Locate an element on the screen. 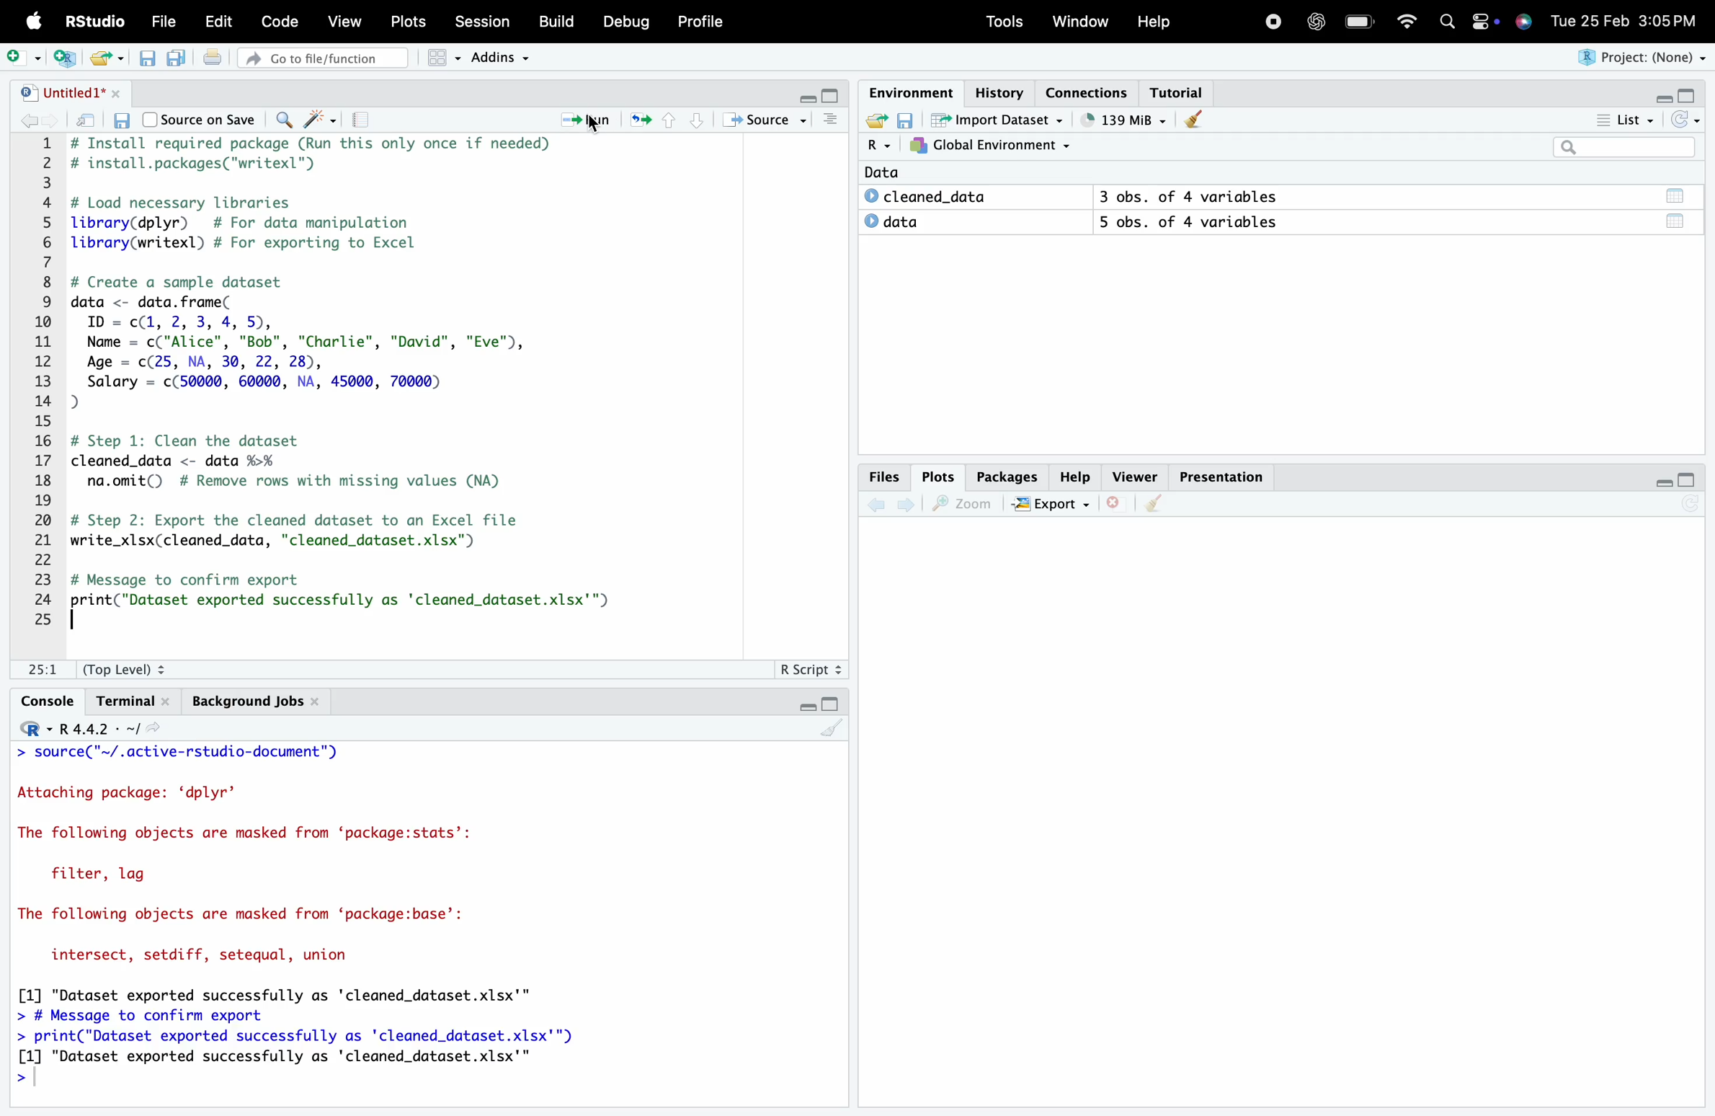  Go to file/function is located at coordinates (324, 59).